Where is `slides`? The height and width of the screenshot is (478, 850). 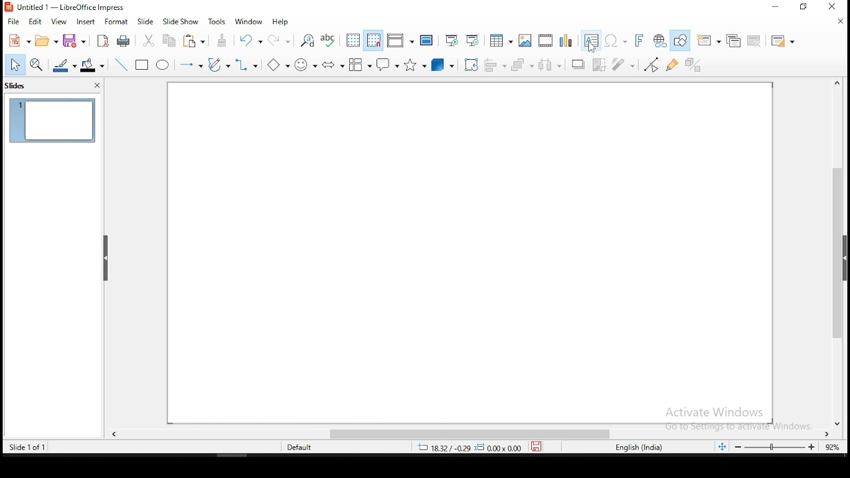 slides is located at coordinates (17, 87).